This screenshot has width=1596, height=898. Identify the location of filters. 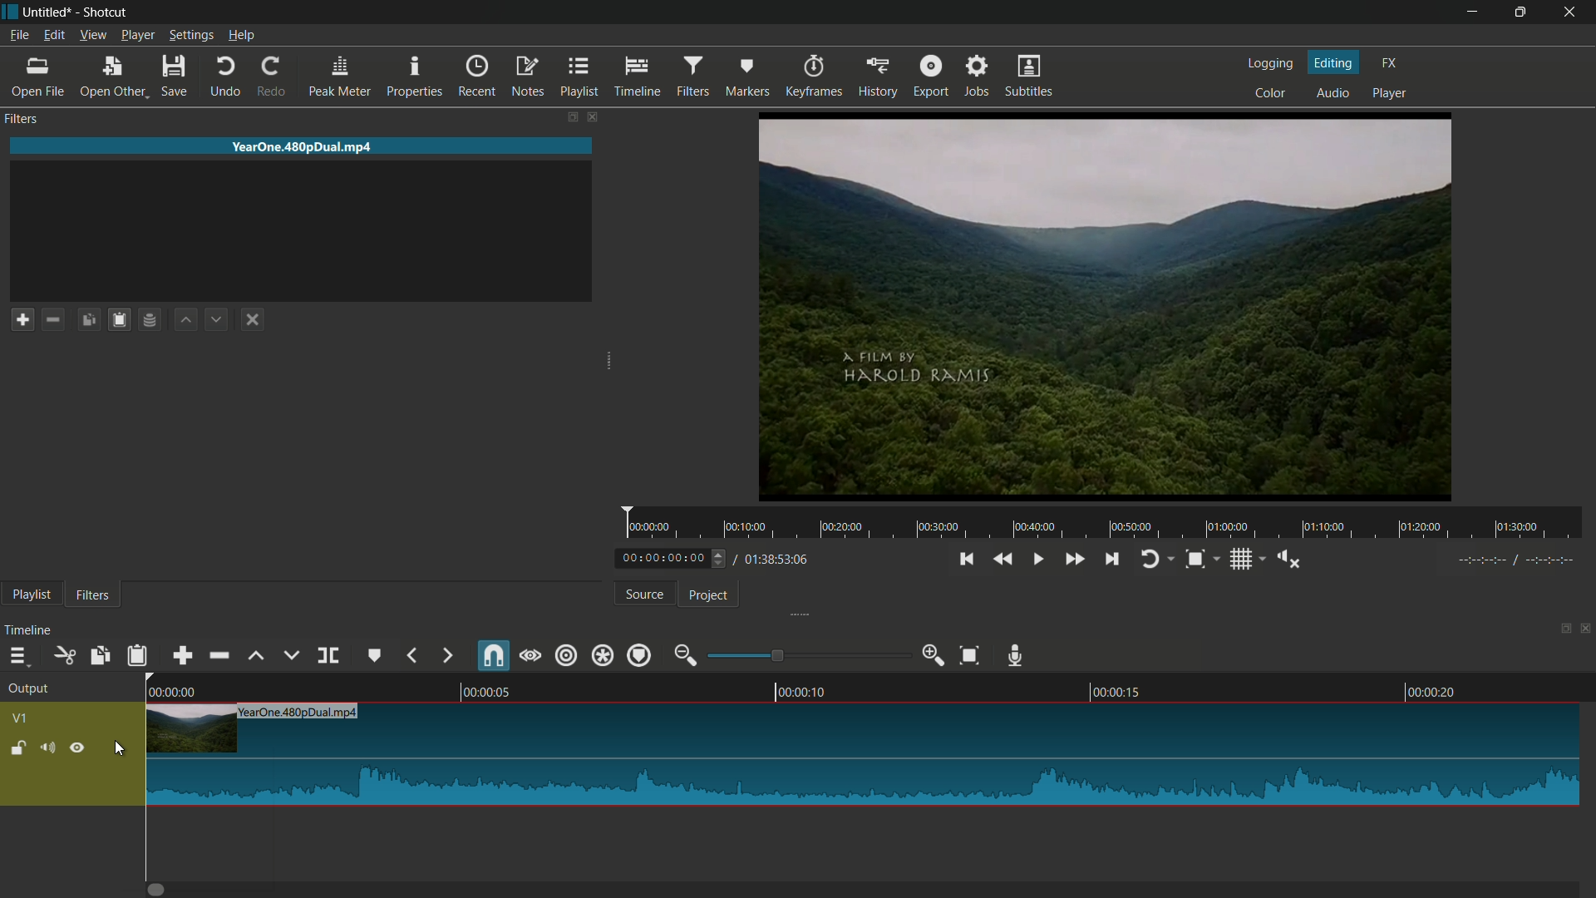
(692, 77).